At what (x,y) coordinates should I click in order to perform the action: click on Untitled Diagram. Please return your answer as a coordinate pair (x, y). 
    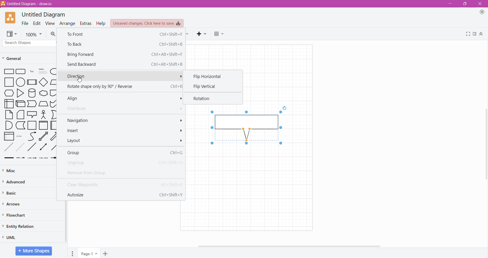
    Looking at the image, I should click on (44, 15).